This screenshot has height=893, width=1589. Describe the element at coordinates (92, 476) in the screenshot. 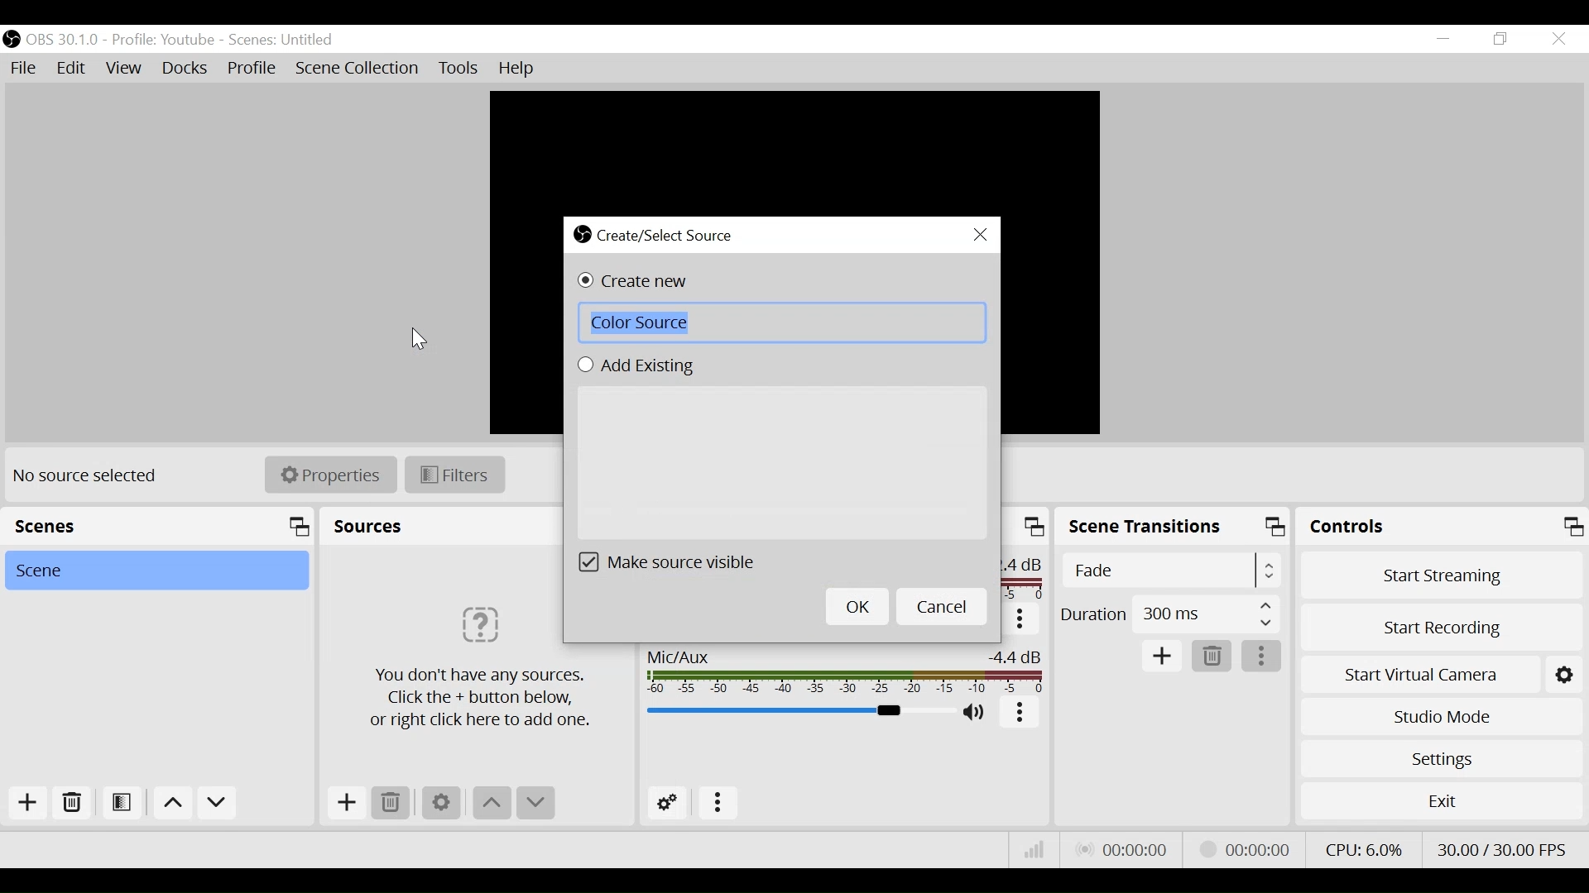

I see `No source selected` at that location.